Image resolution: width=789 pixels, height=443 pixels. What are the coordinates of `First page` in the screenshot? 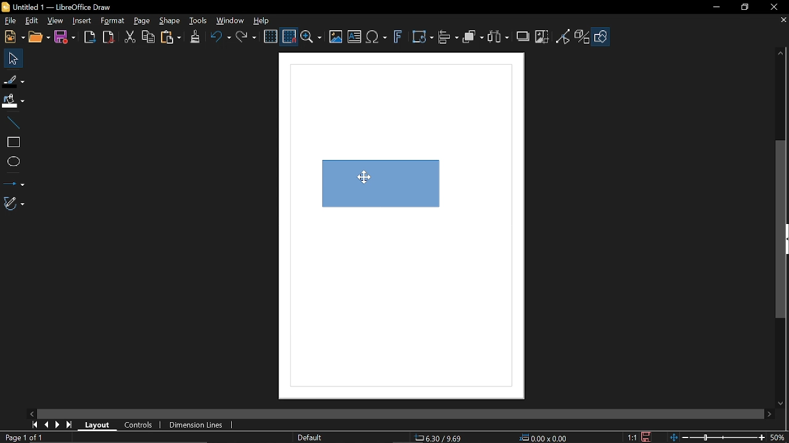 It's located at (33, 425).